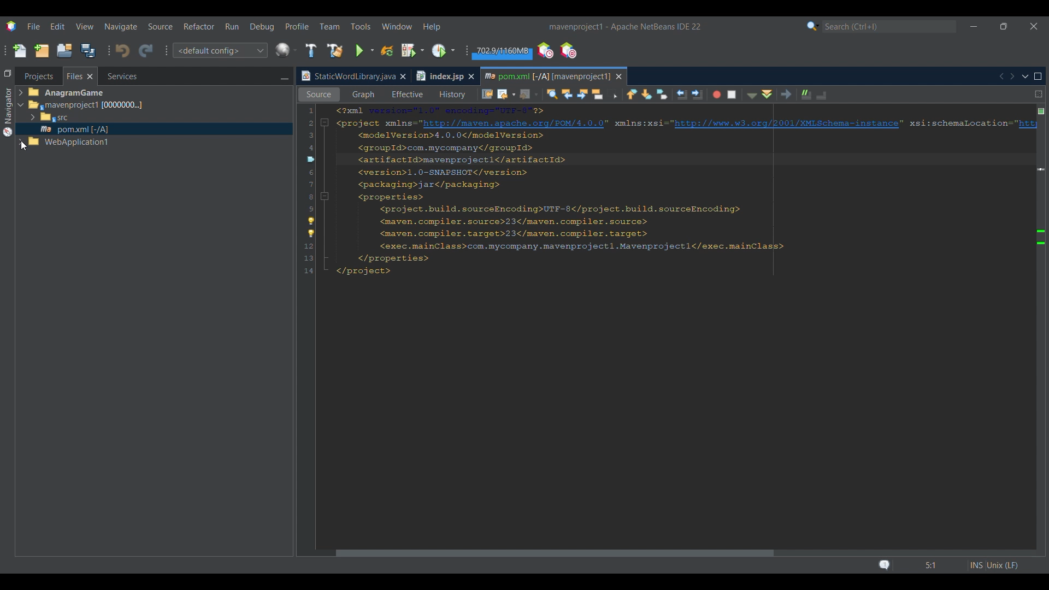  I want to click on Maximize, so click(1038, 76).